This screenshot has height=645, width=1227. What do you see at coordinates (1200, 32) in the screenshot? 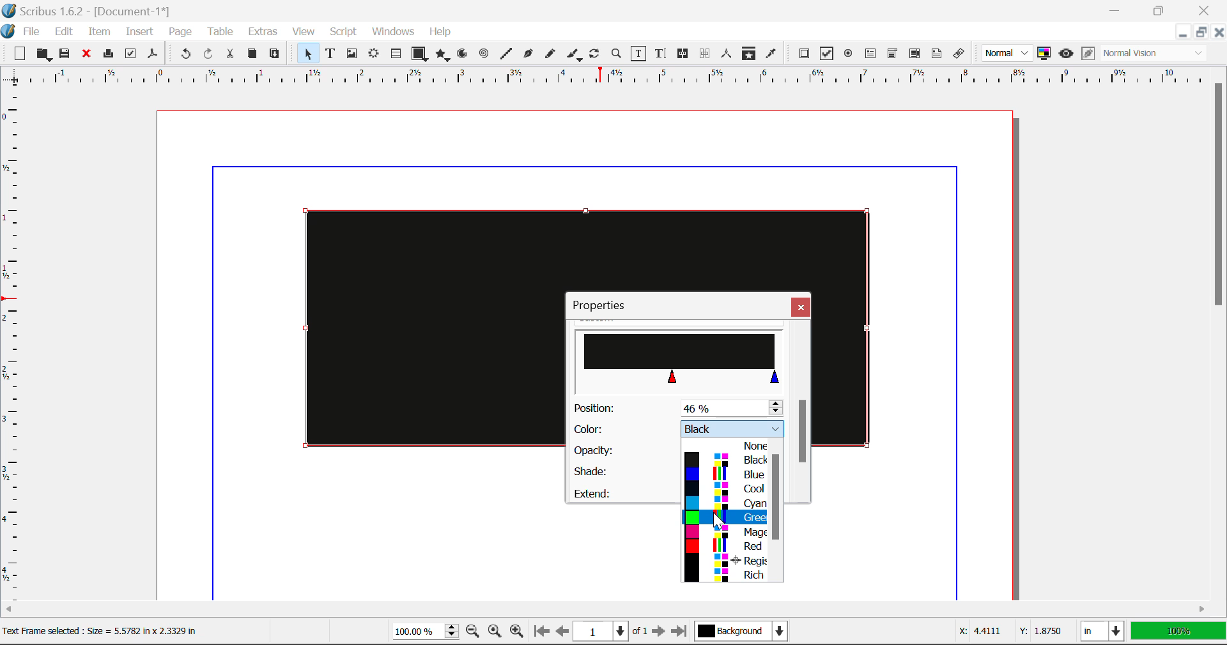
I see `Minimize` at bounding box center [1200, 32].